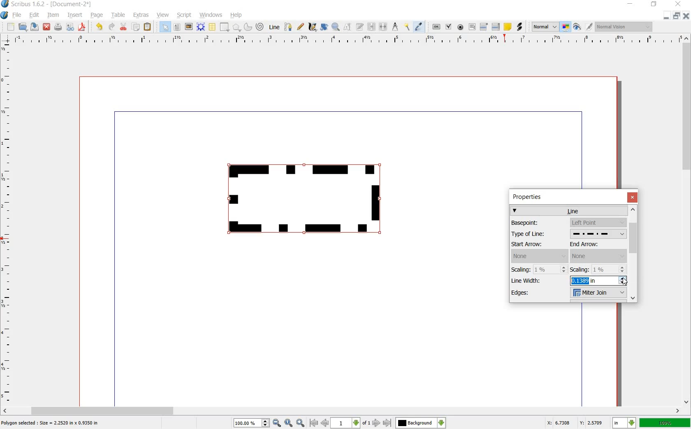 The height and width of the screenshot is (429, 691). I want to click on ARC, so click(248, 26).